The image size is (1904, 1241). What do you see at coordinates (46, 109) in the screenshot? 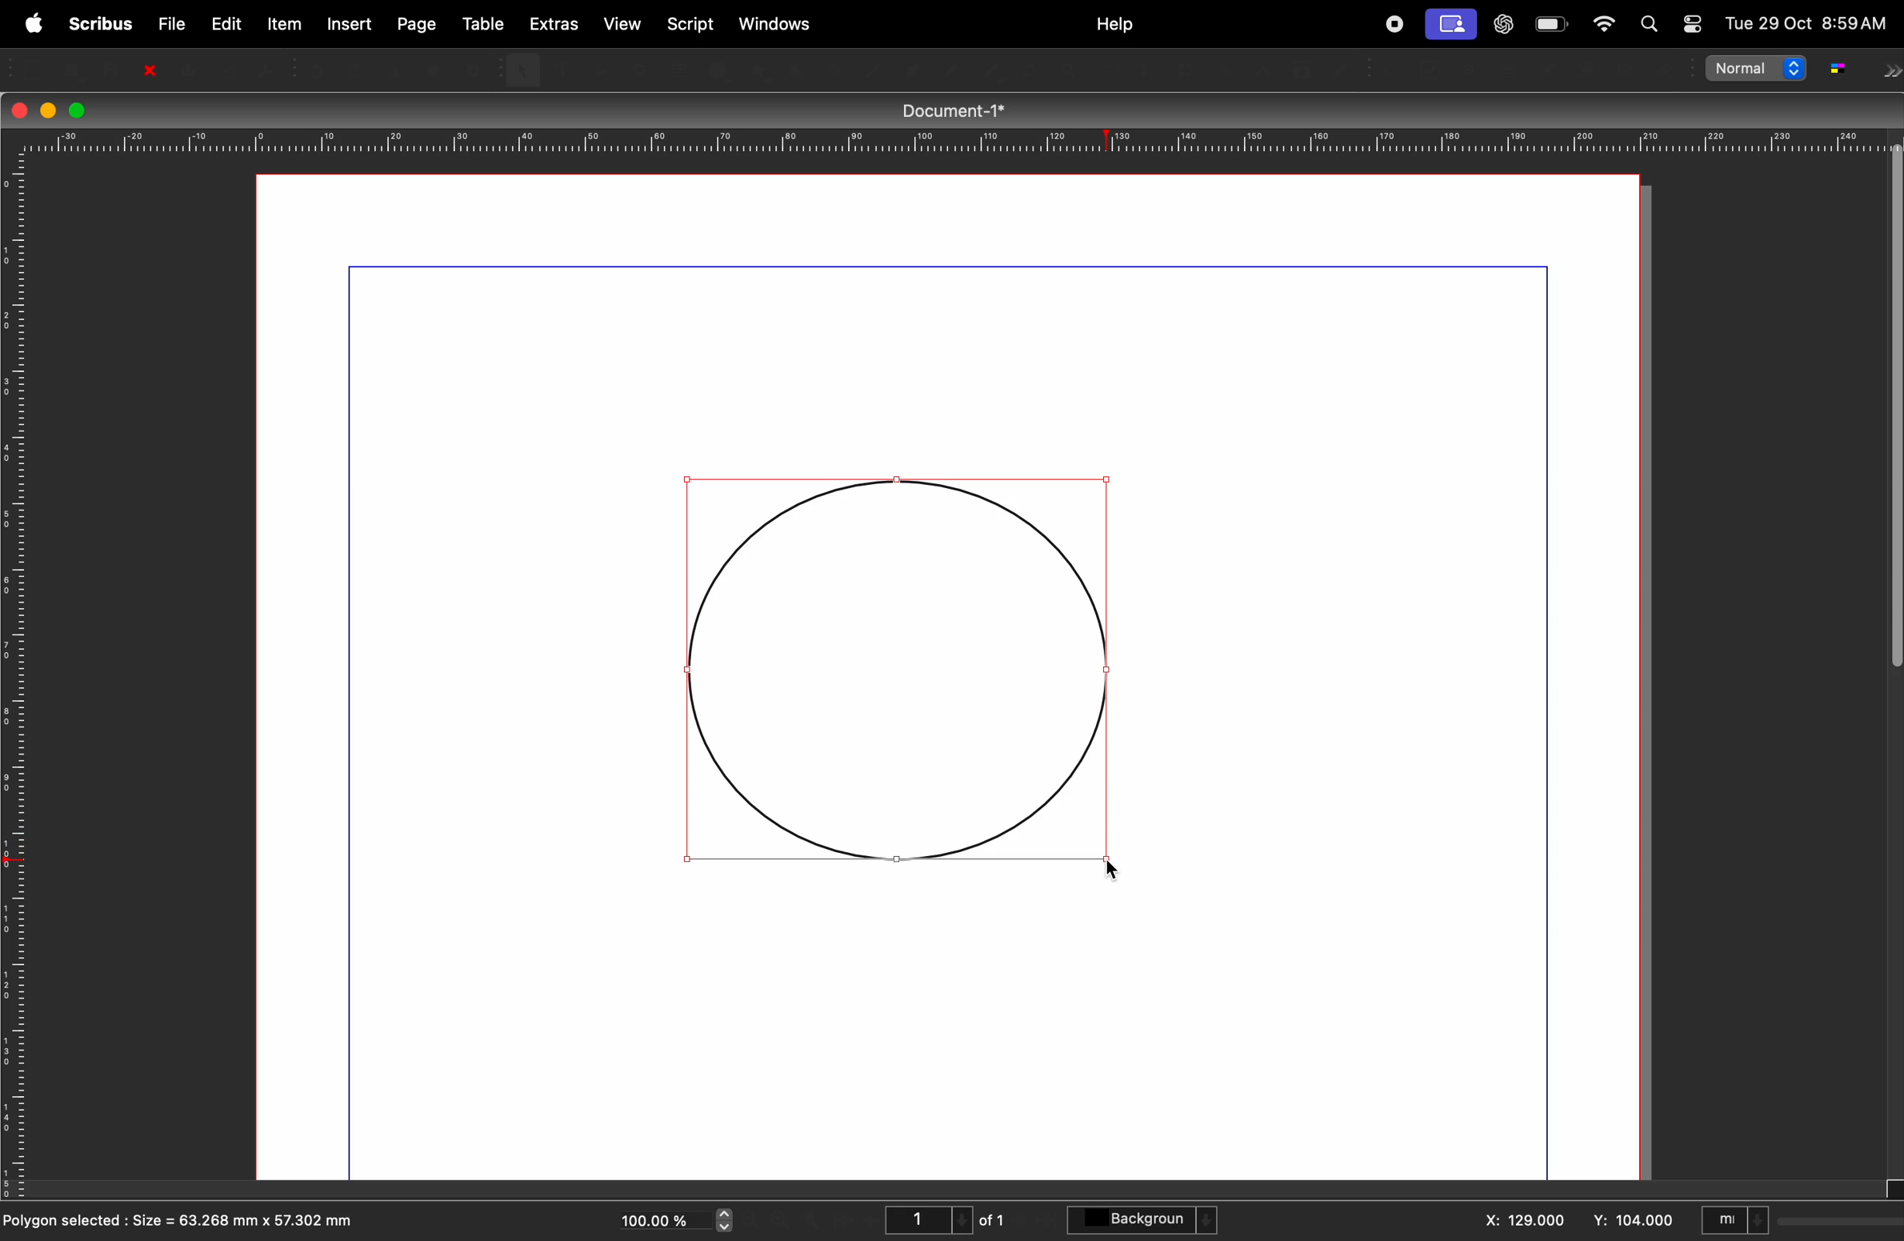
I see `minimize` at bounding box center [46, 109].